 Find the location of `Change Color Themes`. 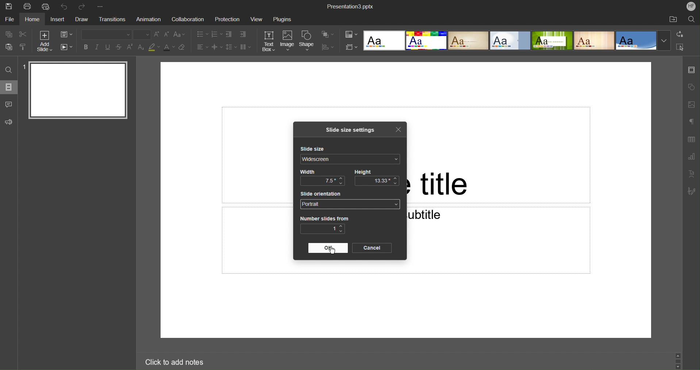

Change Color Themes is located at coordinates (351, 35).